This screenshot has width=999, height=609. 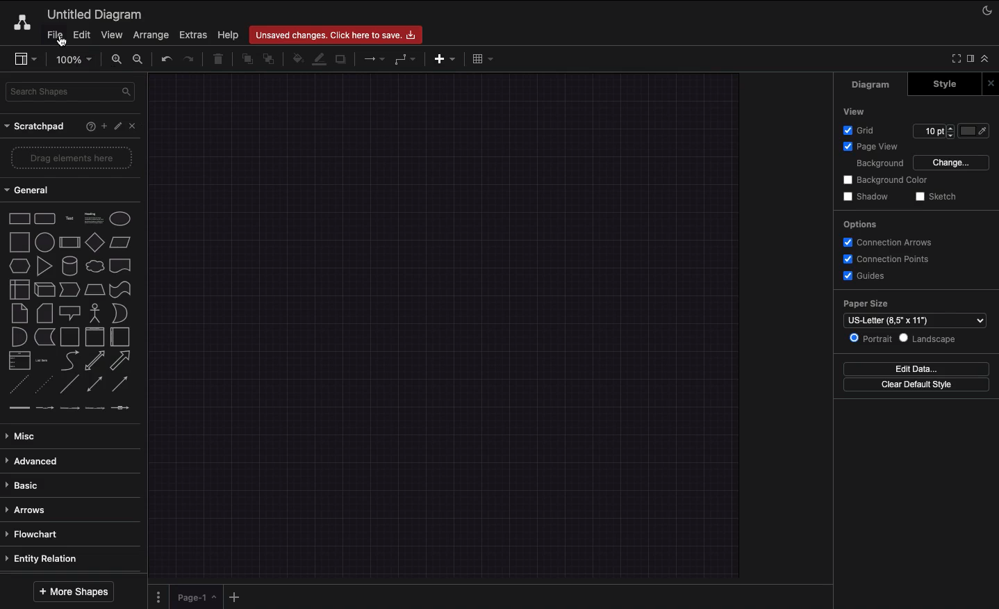 What do you see at coordinates (44, 386) in the screenshot?
I see `Dotted line` at bounding box center [44, 386].